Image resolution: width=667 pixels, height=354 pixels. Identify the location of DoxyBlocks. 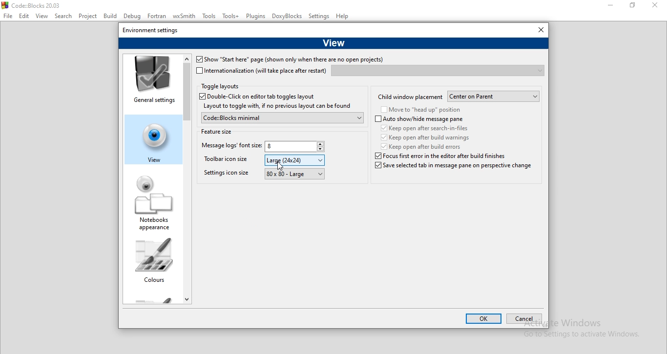
(288, 17).